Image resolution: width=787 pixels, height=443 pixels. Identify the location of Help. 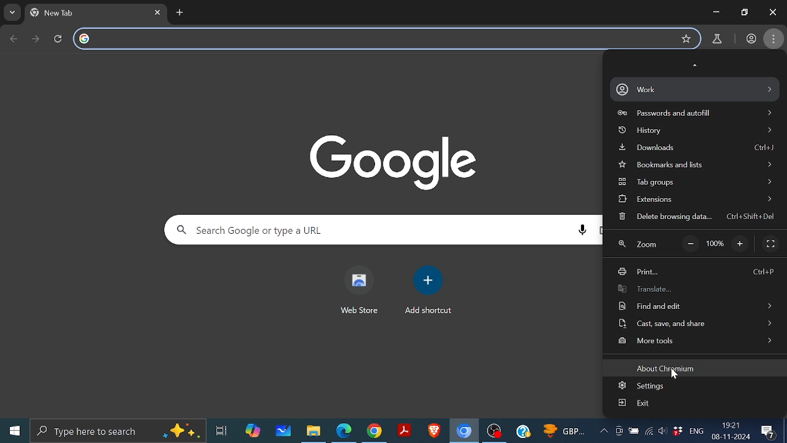
(524, 430).